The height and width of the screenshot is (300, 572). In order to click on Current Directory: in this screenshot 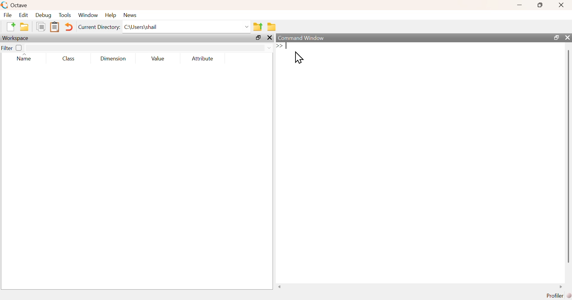, I will do `click(100, 27)`.